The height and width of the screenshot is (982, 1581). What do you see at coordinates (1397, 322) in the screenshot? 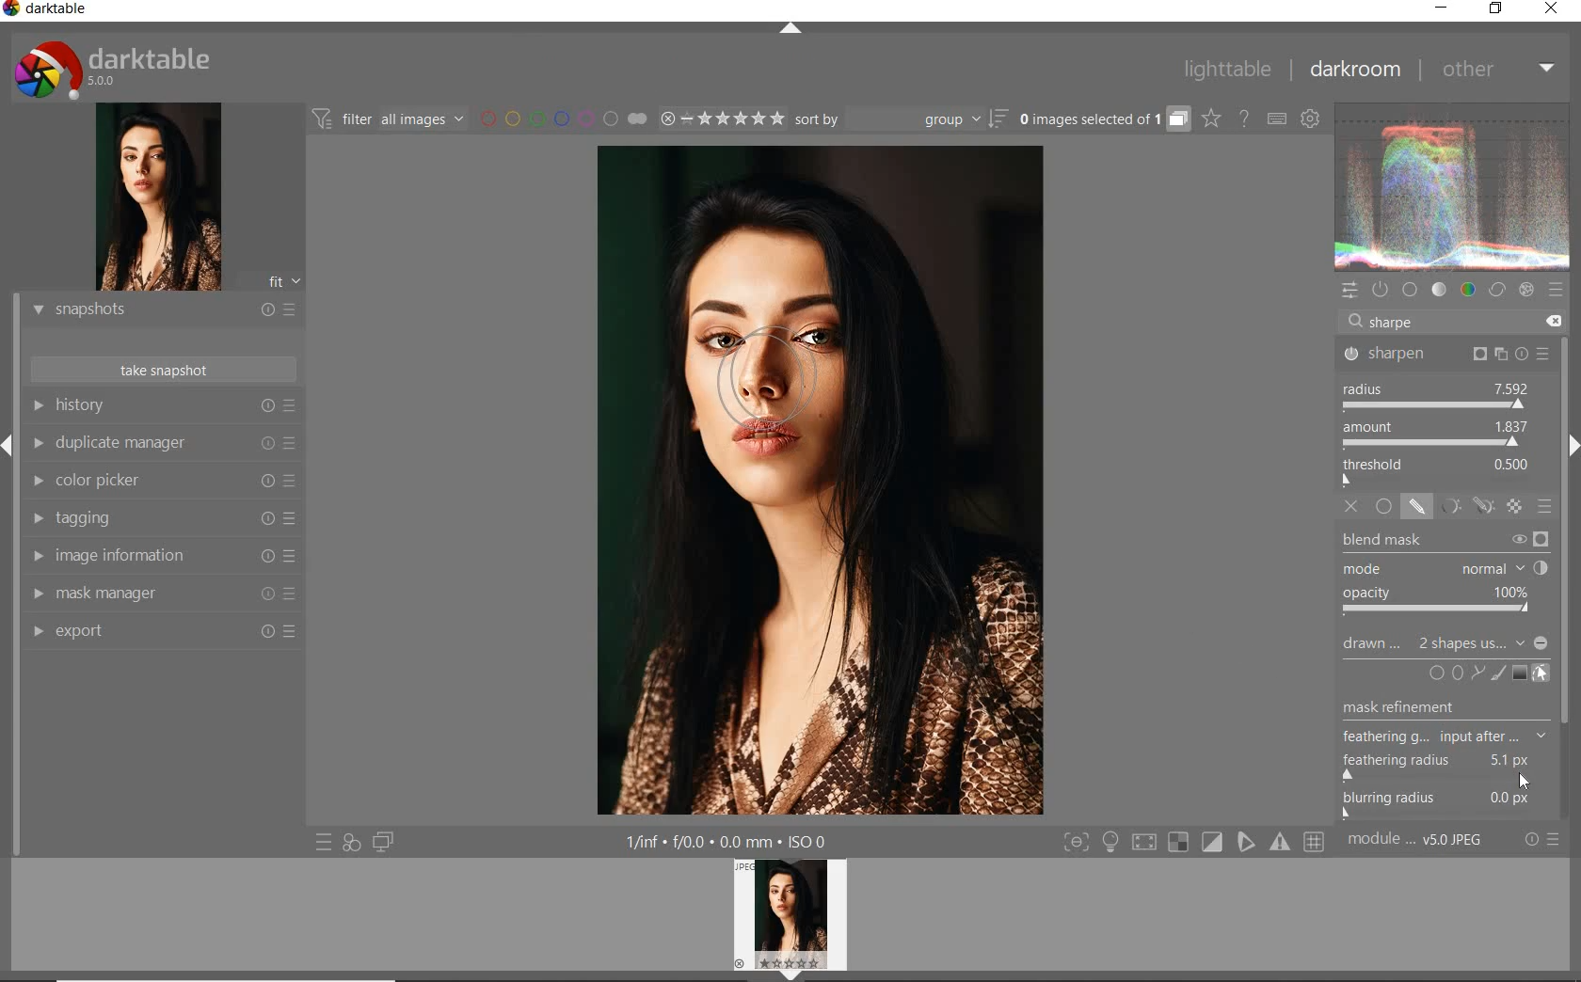
I see `INPUT VALUE` at bounding box center [1397, 322].